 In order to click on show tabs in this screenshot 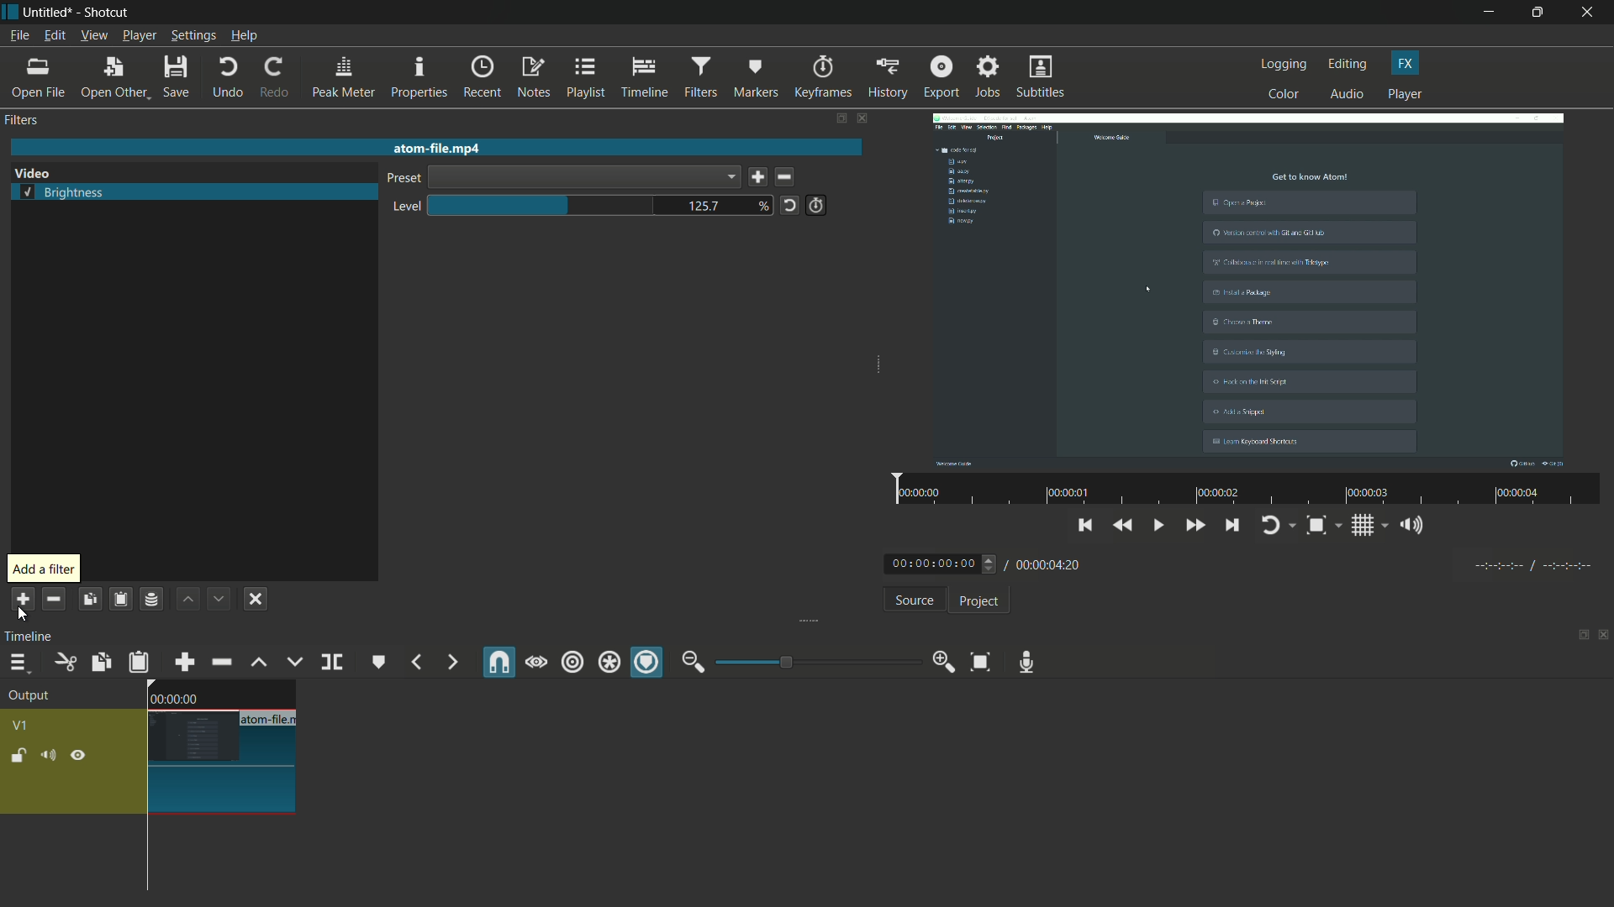, I will do `click(1578, 637)`.